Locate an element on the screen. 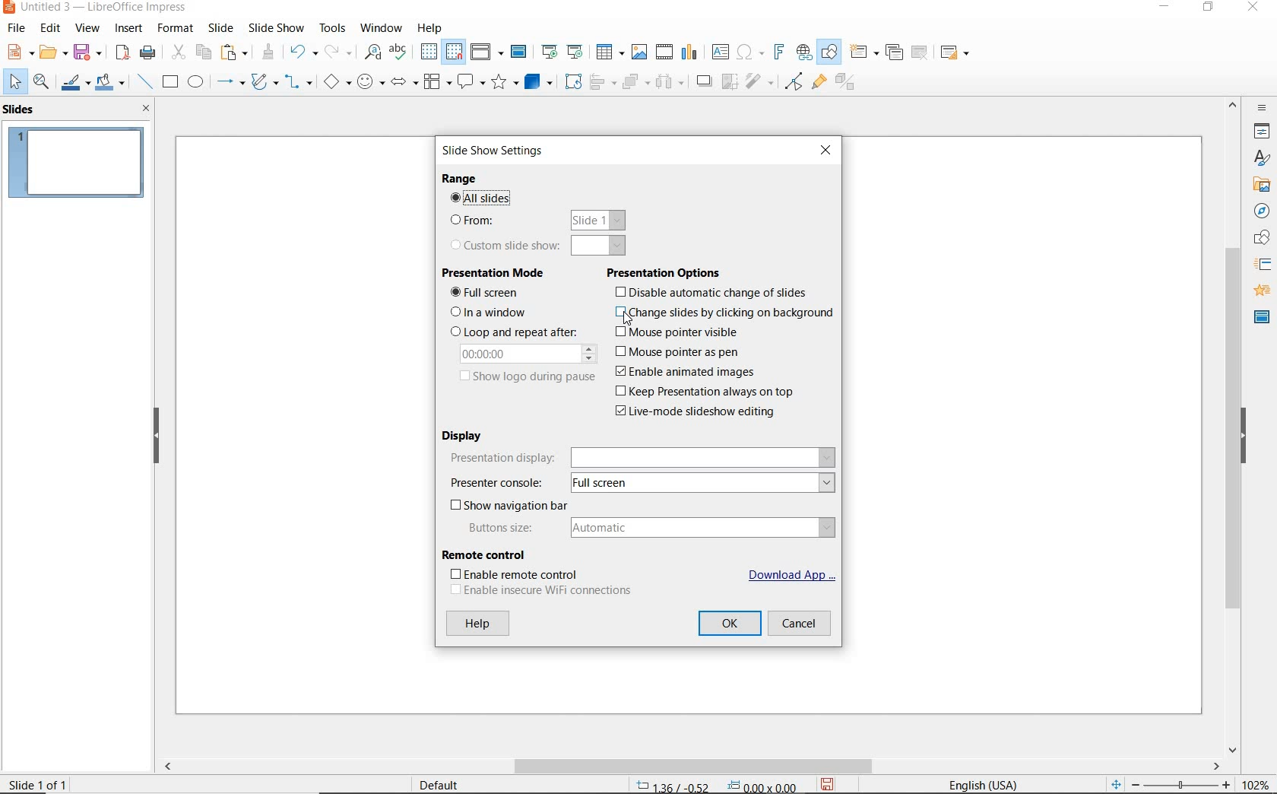 The image size is (1277, 794). 00.00.00 is located at coordinates (528, 353).